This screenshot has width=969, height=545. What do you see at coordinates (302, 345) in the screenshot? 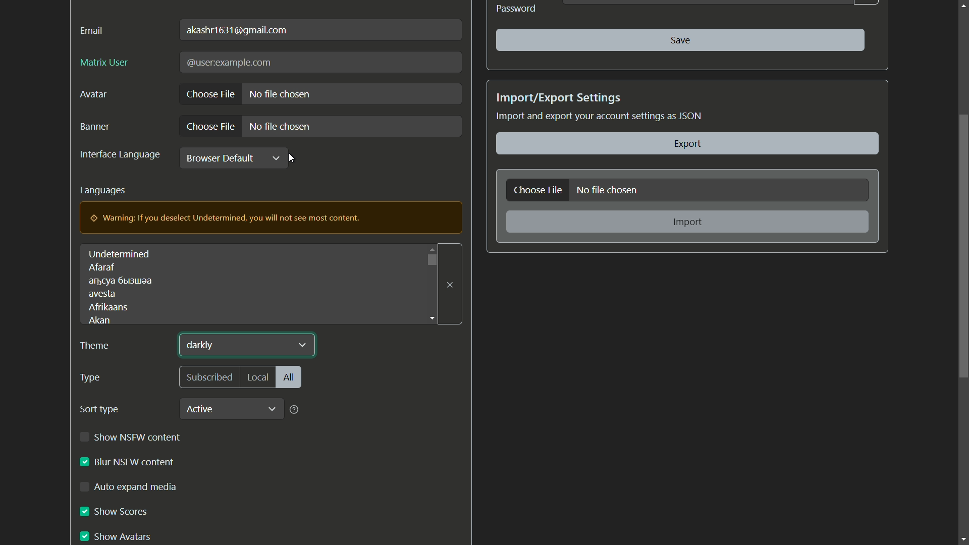
I see `dropdown` at bounding box center [302, 345].